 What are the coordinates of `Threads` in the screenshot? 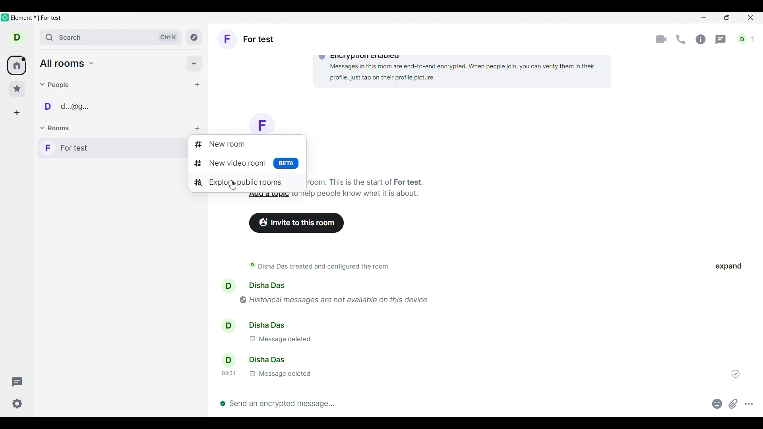 It's located at (720, 40).